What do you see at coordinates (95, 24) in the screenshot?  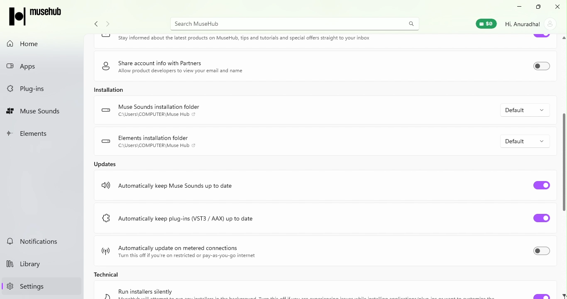 I see `Navigate back` at bounding box center [95, 24].